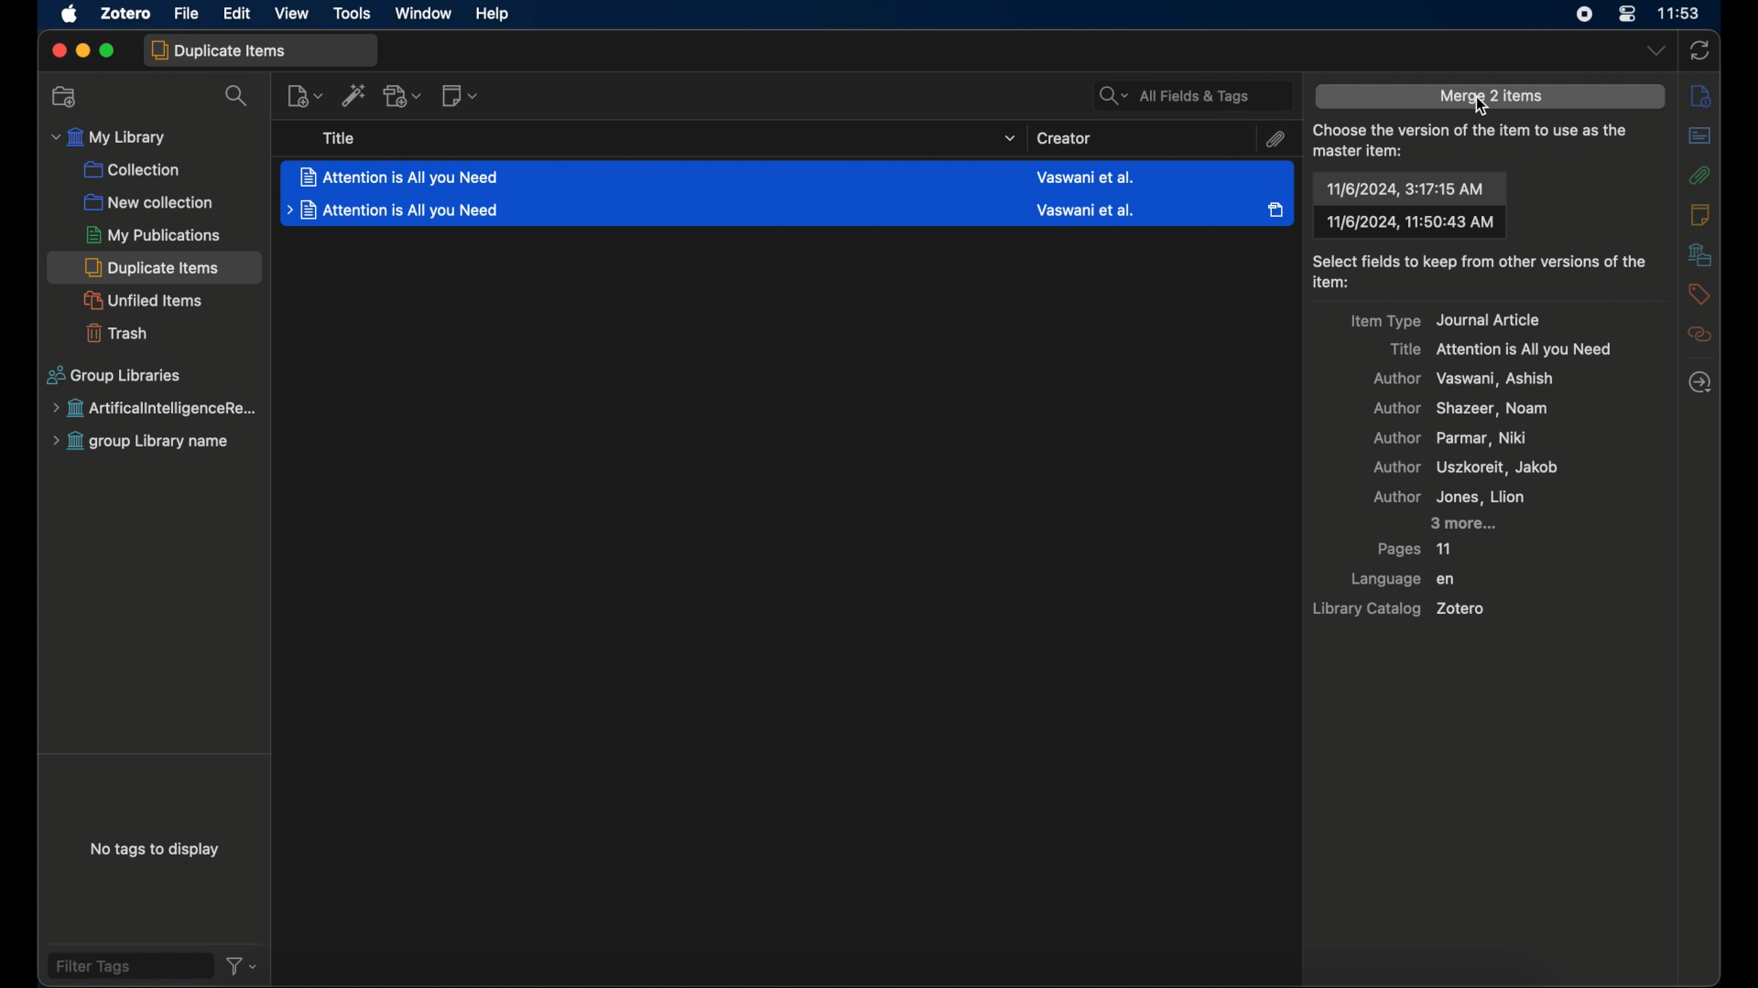 This screenshot has height=988, width=1758. What do you see at coordinates (109, 51) in the screenshot?
I see `maximize` at bounding box center [109, 51].